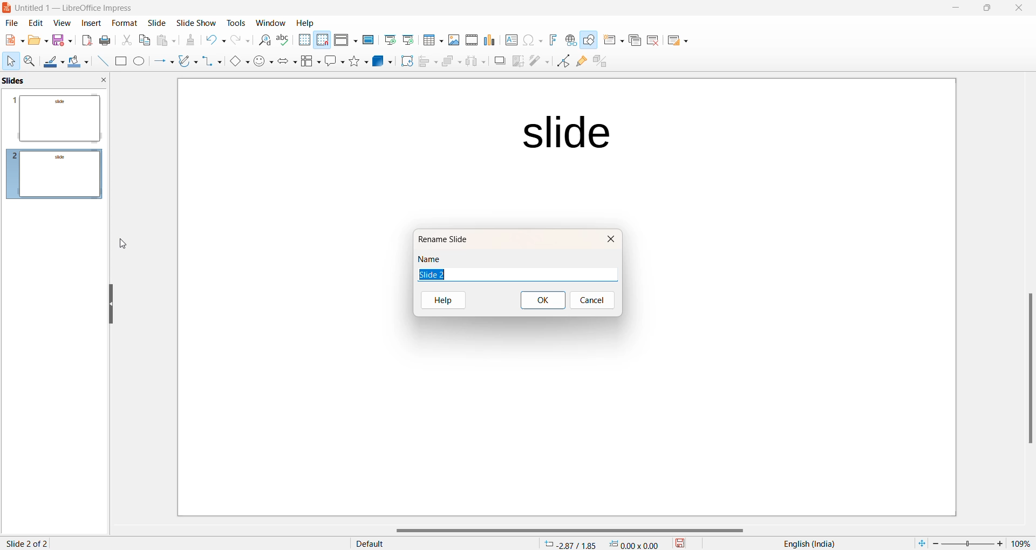 This screenshot has width=1036, height=550. What do you see at coordinates (234, 22) in the screenshot?
I see `Tools` at bounding box center [234, 22].